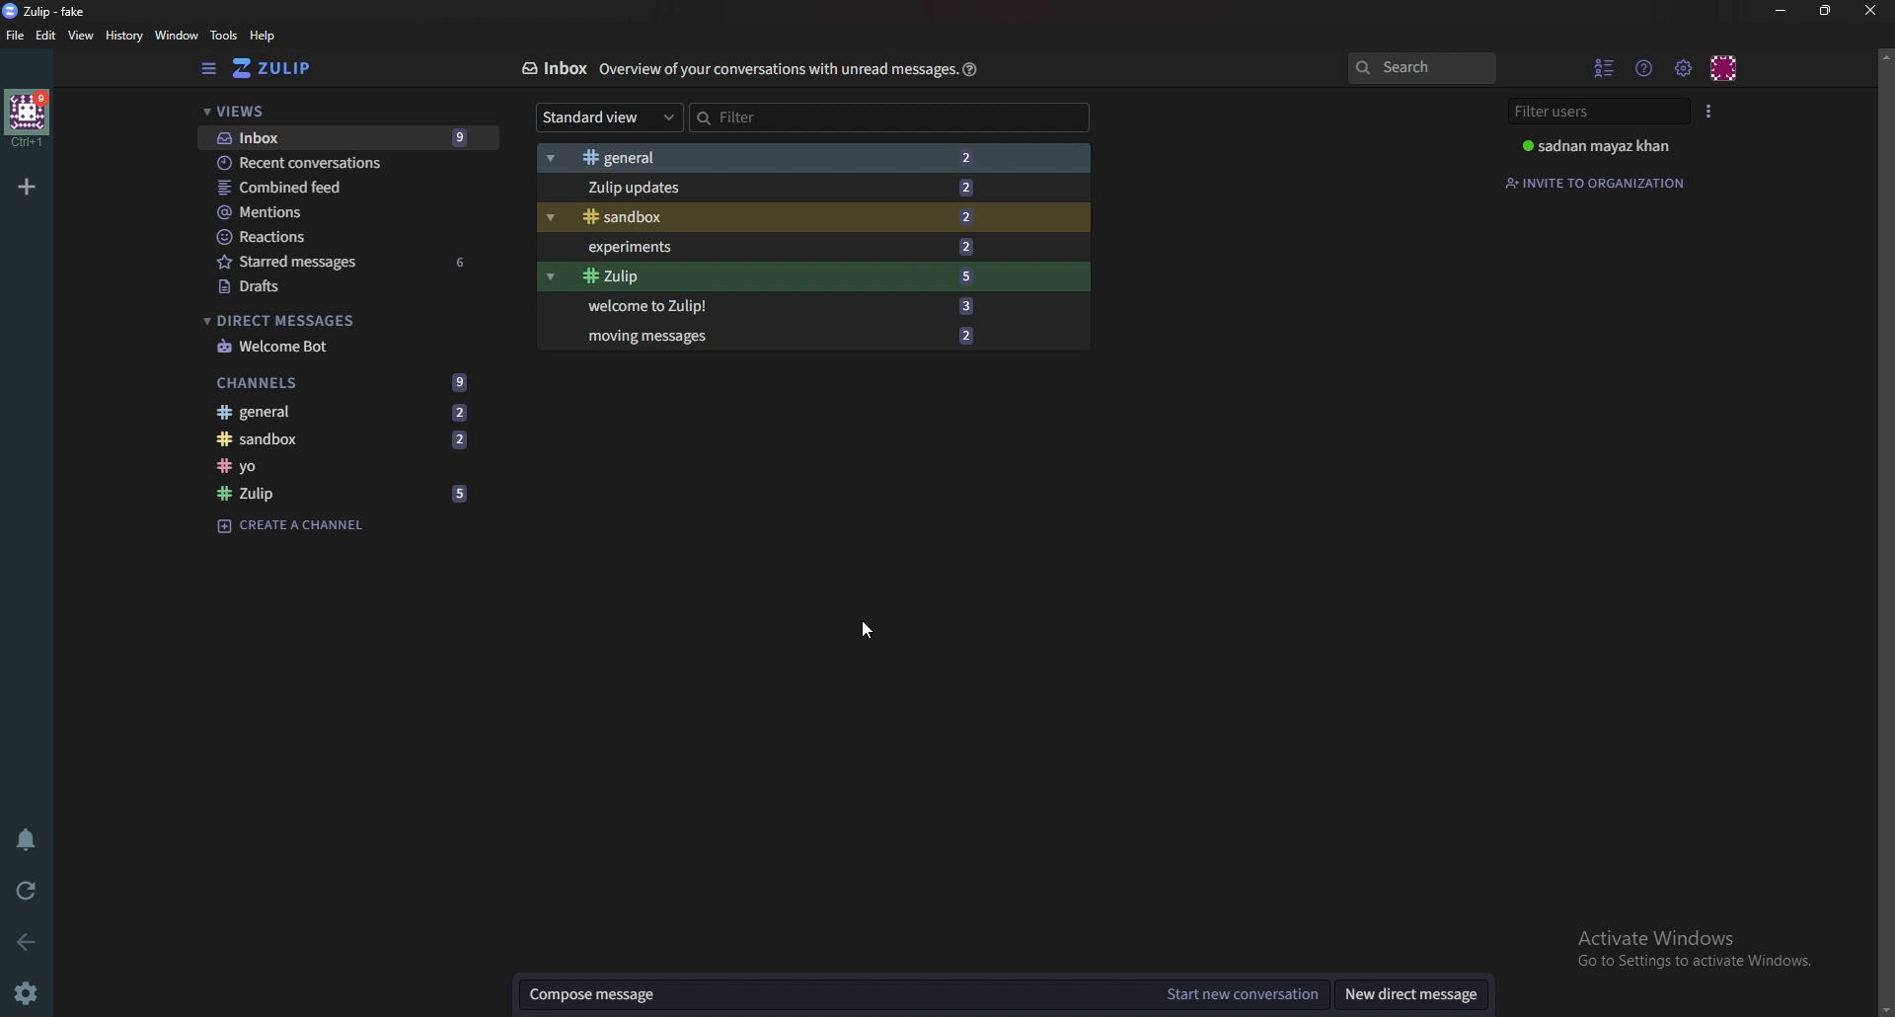 The width and height of the screenshot is (1895, 1017). What do you see at coordinates (1827, 11) in the screenshot?
I see `Resize` at bounding box center [1827, 11].